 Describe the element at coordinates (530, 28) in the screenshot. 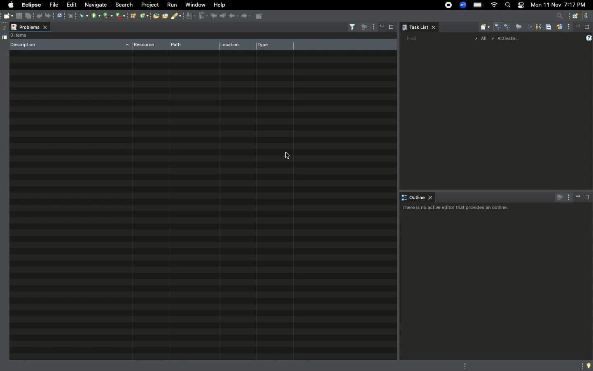

I see `Hide completed tasks` at that location.